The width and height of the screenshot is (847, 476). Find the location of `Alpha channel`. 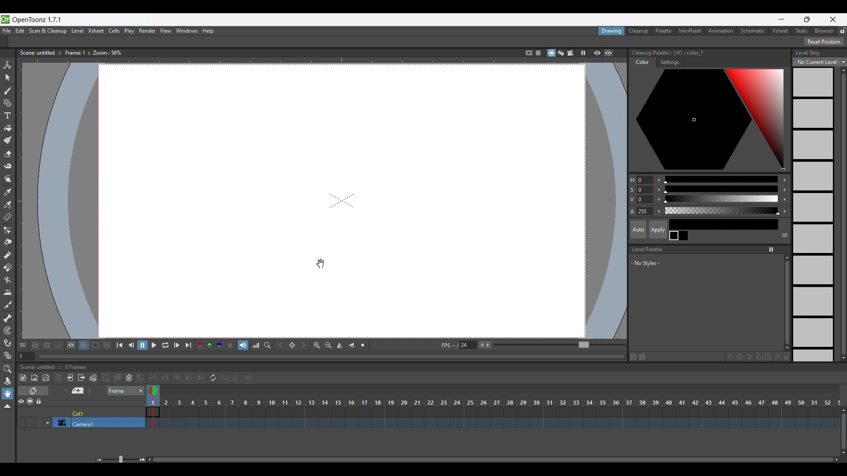

Alpha channel is located at coordinates (230, 345).